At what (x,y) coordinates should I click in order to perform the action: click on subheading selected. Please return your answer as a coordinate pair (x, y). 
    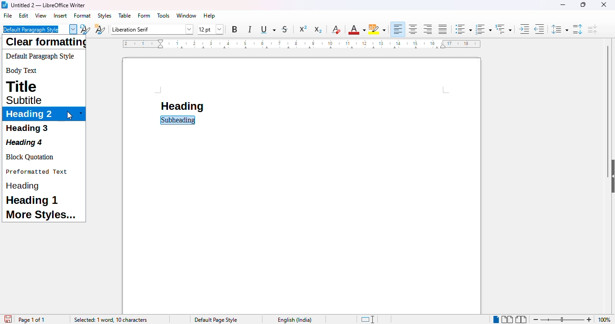
    Looking at the image, I should click on (178, 120).